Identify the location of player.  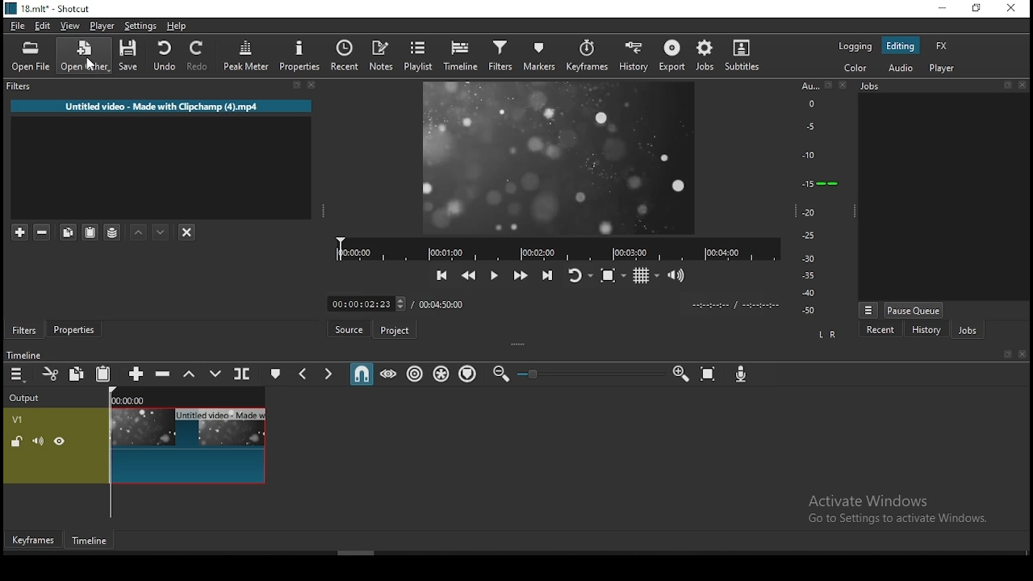
(944, 69).